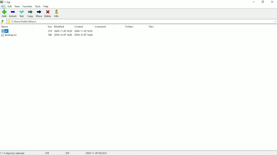 This screenshot has height=155, width=277. I want to click on 318, so click(68, 153).